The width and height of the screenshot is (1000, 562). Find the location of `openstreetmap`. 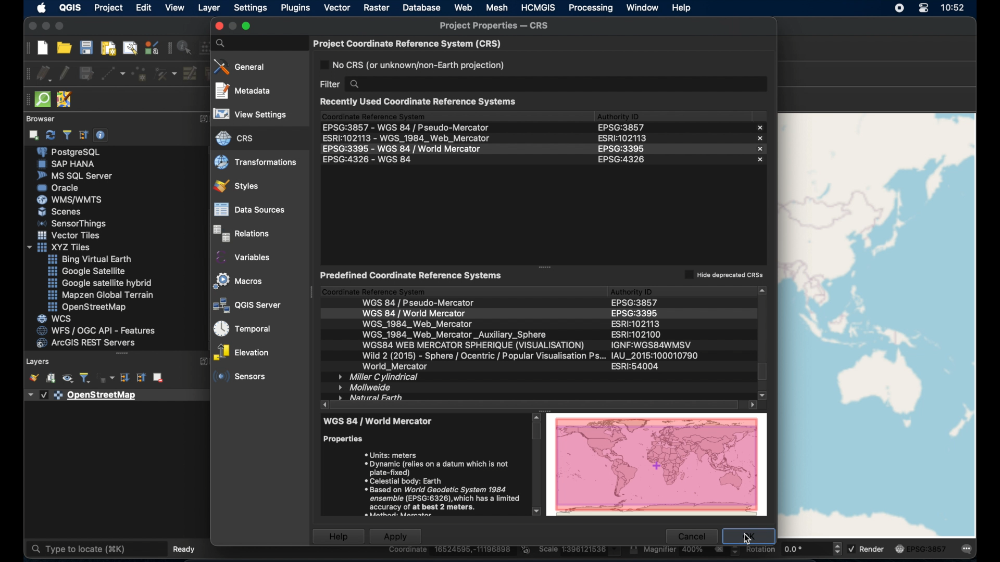

openstreetmap is located at coordinates (91, 308).